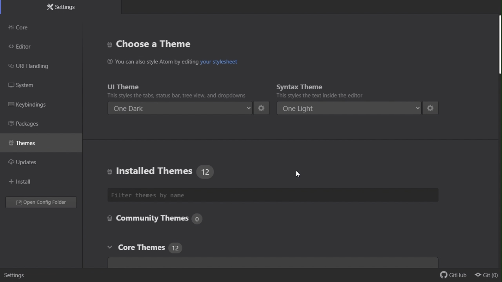  What do you see at coordinates (262, 108) in the screenshot?
I see `settings` at bounding box center [262, 108].